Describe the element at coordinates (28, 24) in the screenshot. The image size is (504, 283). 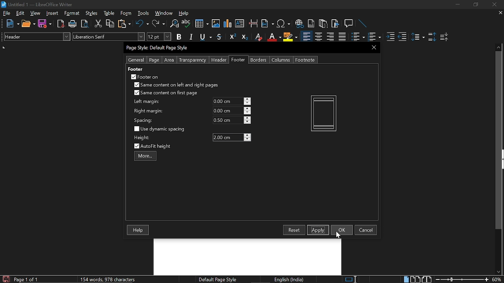
I see `Open` at that location.